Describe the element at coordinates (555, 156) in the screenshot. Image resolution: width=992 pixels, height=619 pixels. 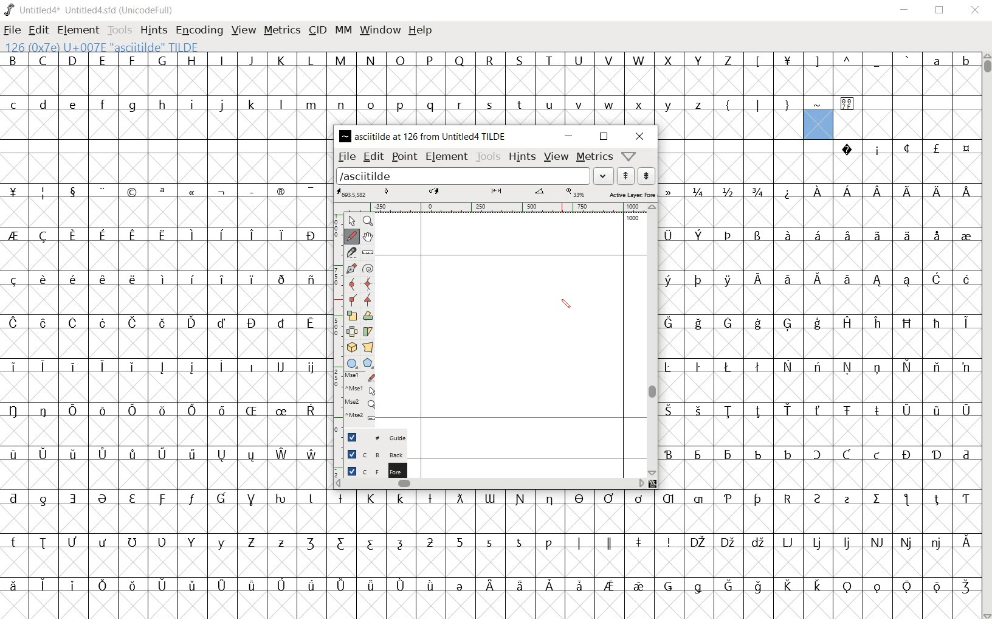
I see `view` at that location.